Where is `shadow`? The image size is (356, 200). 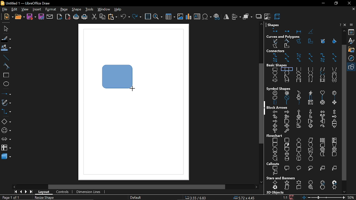
shadow is located at coordinates (258, 16).